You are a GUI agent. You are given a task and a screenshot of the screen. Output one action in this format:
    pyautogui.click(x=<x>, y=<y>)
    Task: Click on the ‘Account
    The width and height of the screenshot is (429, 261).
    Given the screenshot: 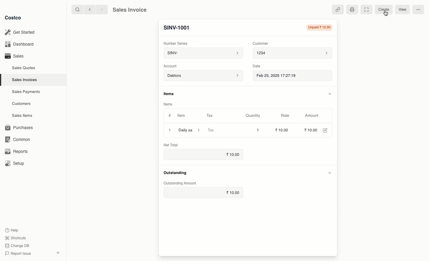 What is the action you would take?
    pyautogui.click(x=171, y=66)
    